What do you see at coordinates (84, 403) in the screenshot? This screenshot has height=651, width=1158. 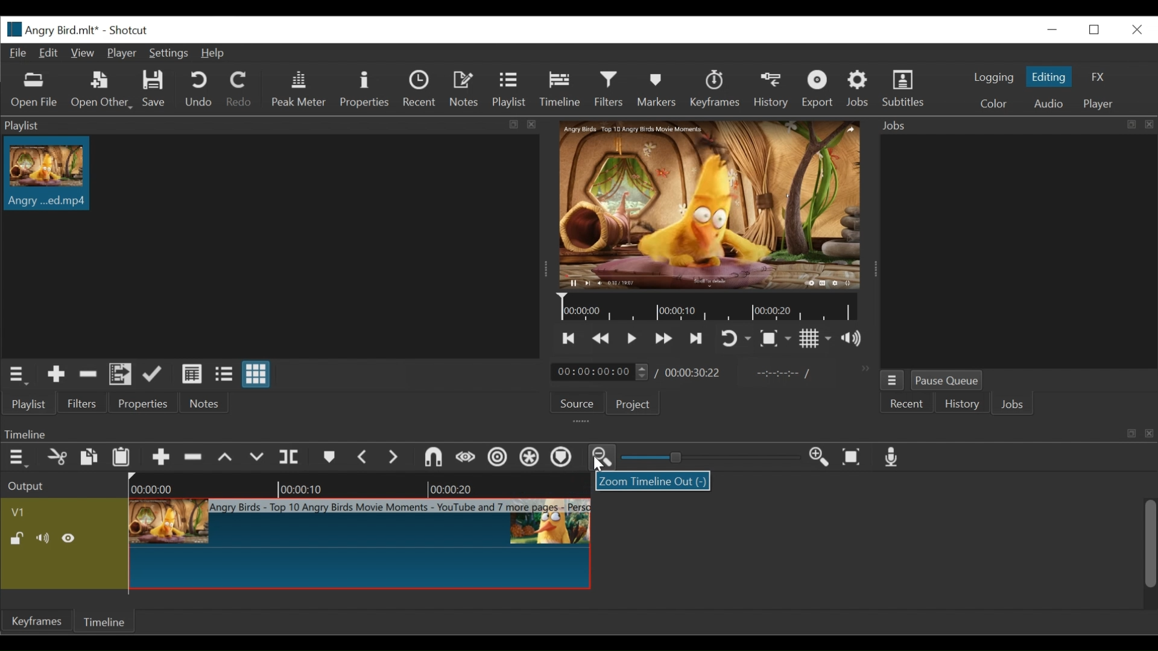 I see `Filters` at bounding box center [84, 403].